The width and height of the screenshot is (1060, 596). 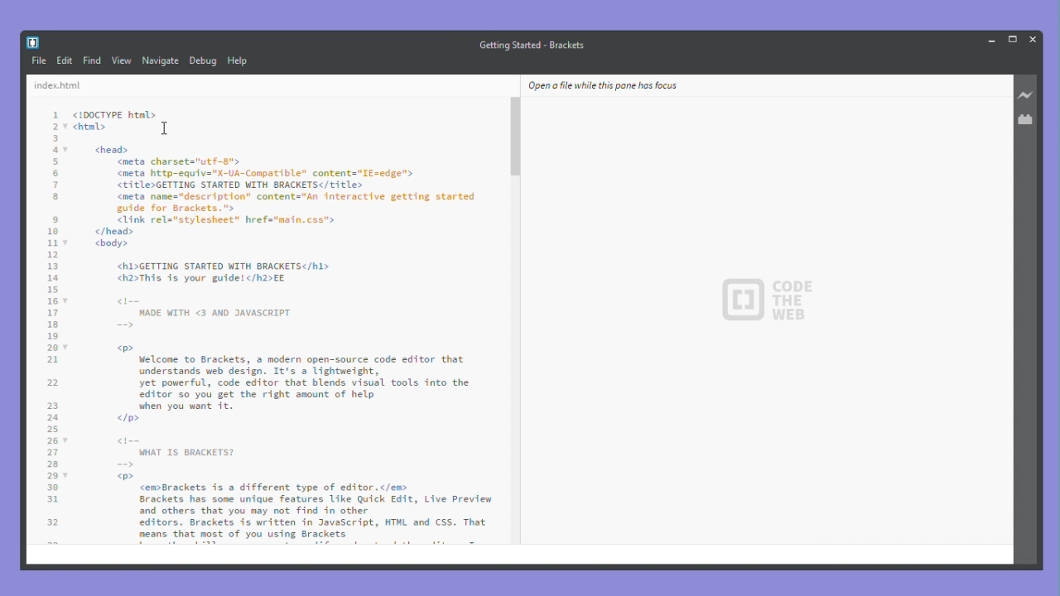 I want to click on 2, so click(x=54, y=127).